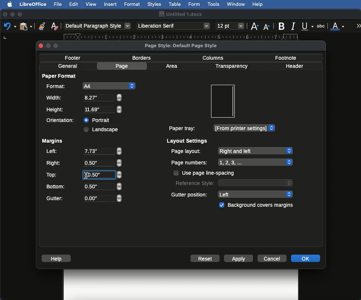 The height and width of the screenshot is (300, 361). I want to click on Reset, so click(205, 259).